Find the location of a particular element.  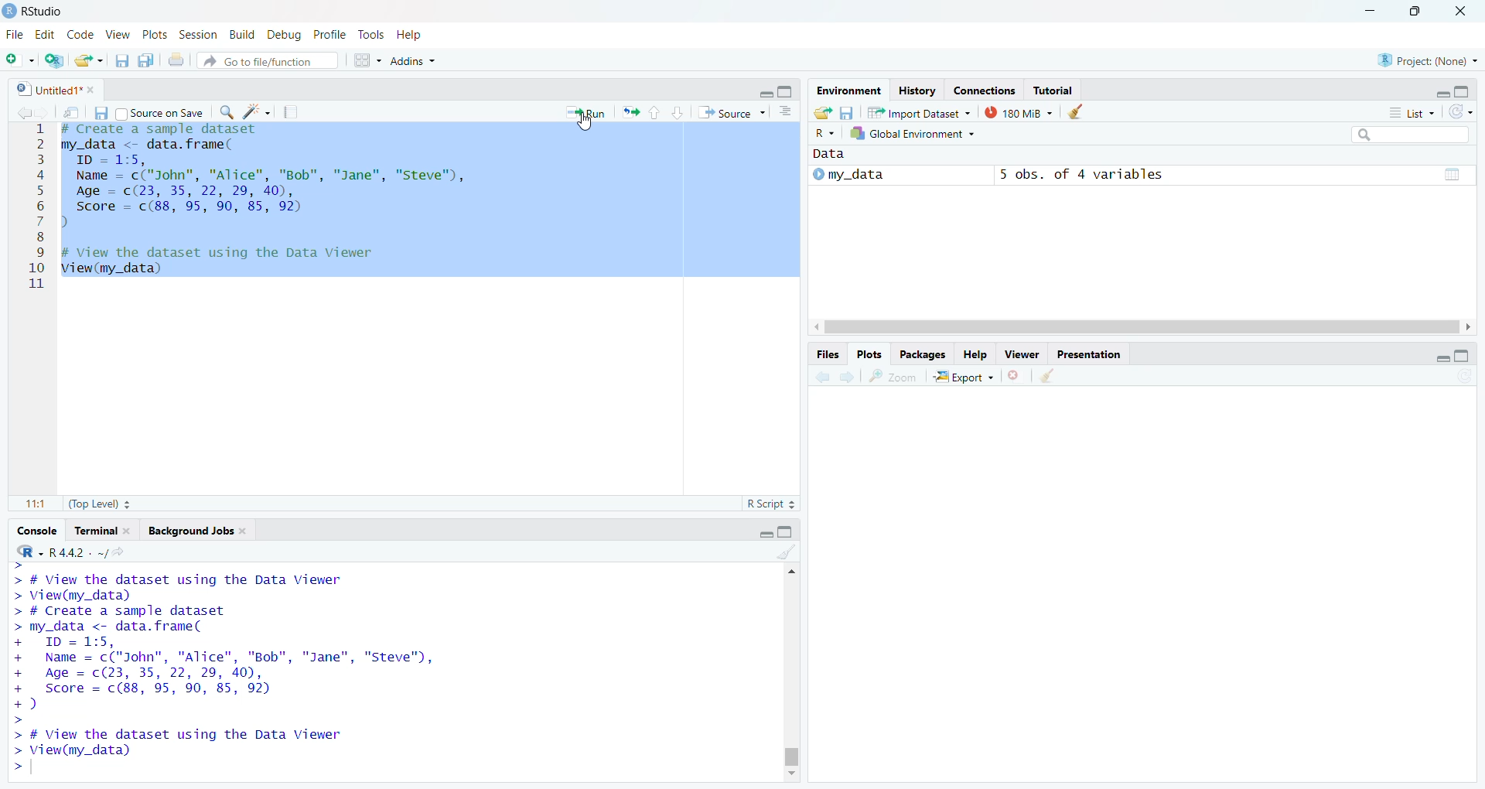

Minimize is located at coordinates (1368, 12).